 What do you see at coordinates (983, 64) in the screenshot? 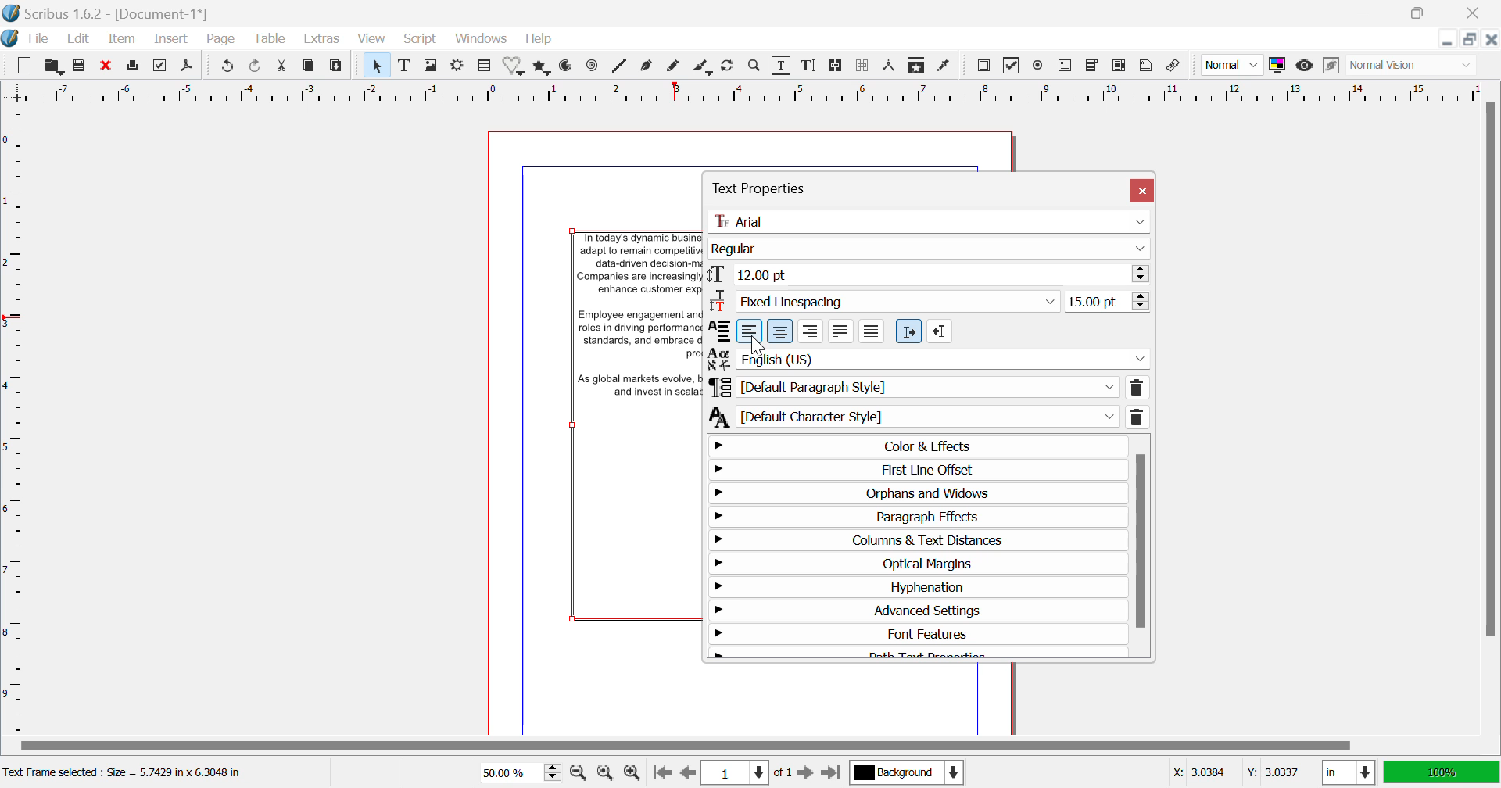
I see `Pdf Push button` at bounding box center [983, 64].